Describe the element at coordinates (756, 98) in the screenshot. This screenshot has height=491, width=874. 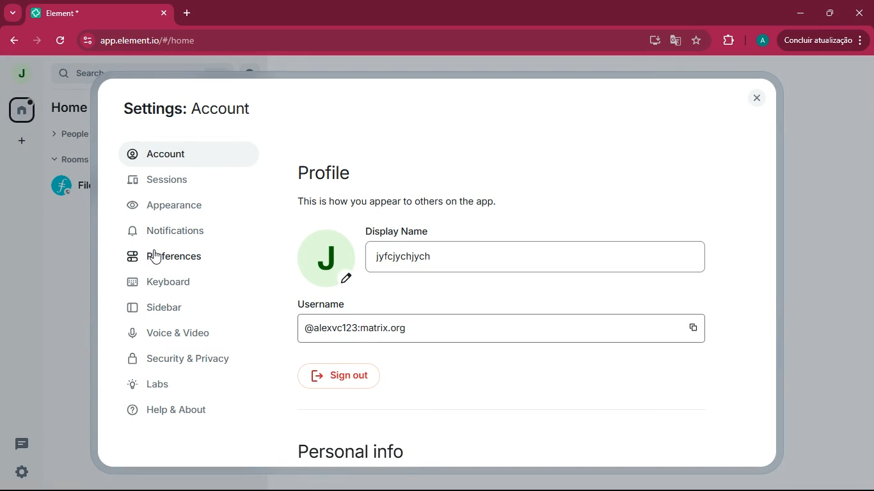
I see `close` at that location.